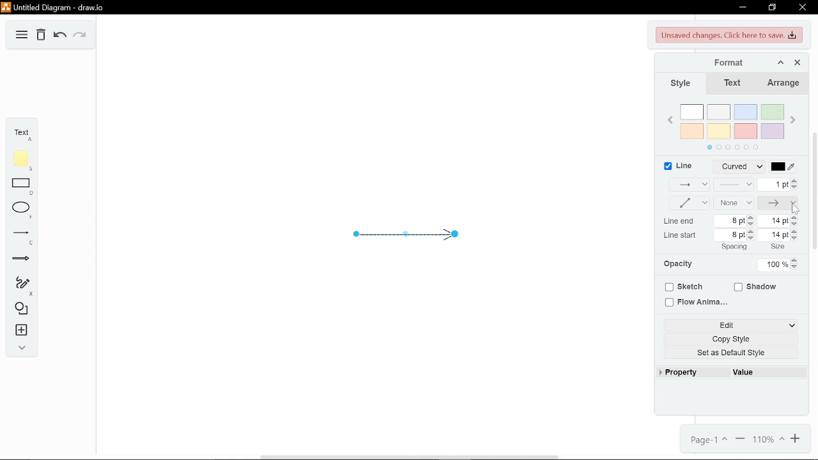  What do you see at coordinates (20, 159) in the screenshot?
I see `Note` at bounding box center [20, 159].